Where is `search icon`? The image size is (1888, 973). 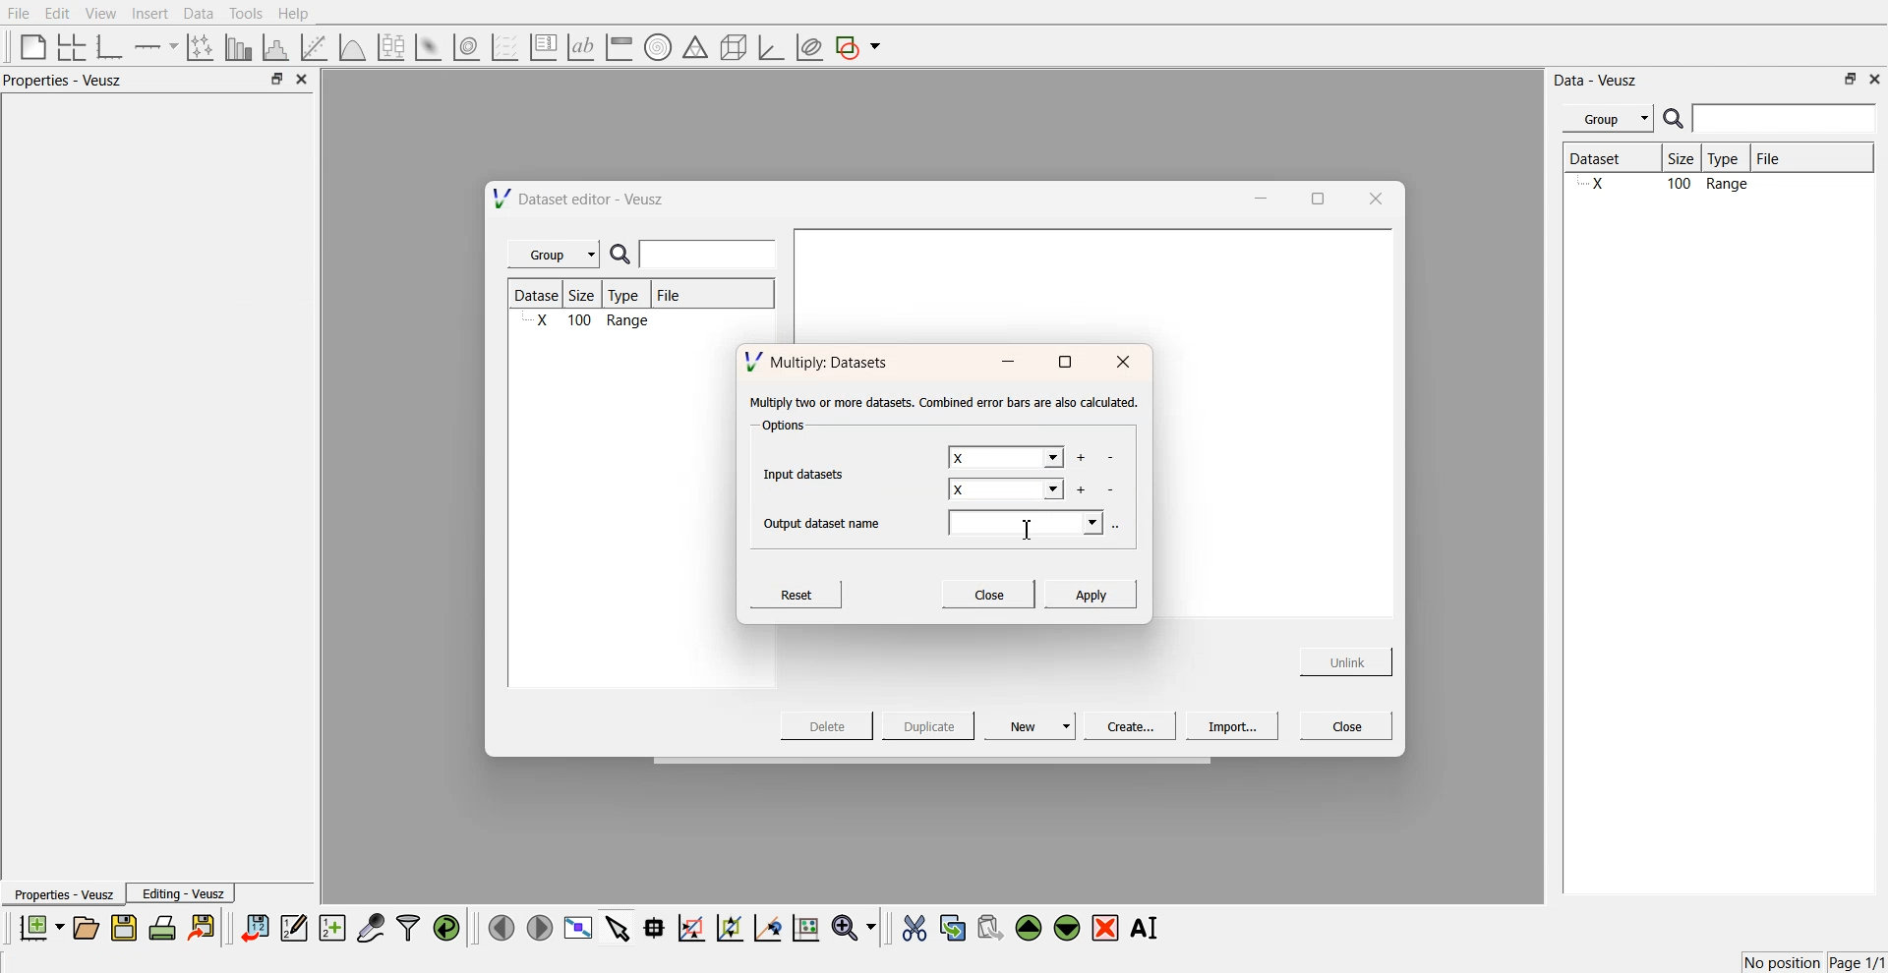
search icon is located at coordinates (624, 256).